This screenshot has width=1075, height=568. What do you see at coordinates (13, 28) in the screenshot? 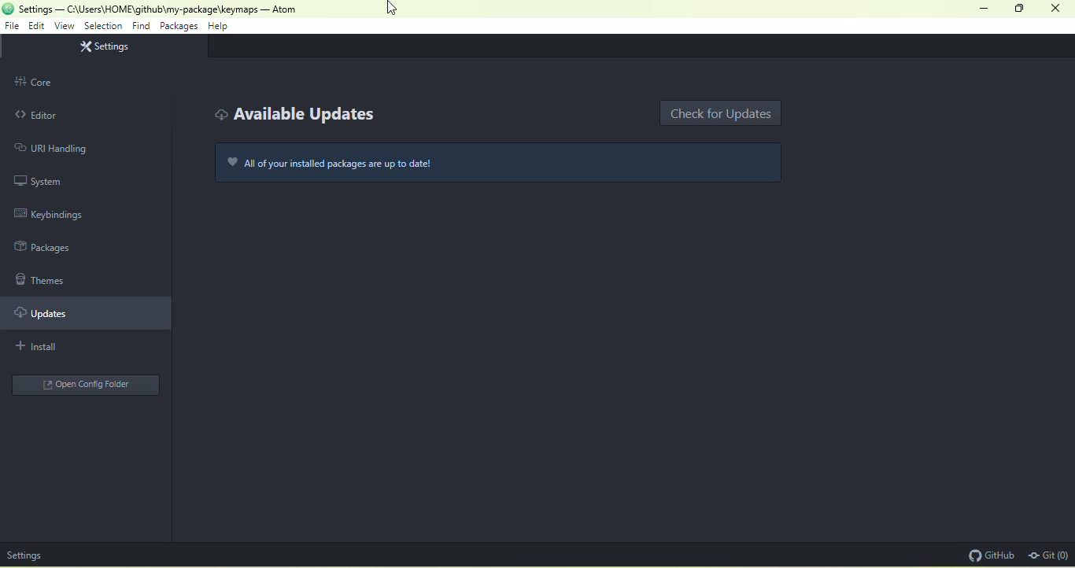
I see `file` at bounding box center [13, 28].